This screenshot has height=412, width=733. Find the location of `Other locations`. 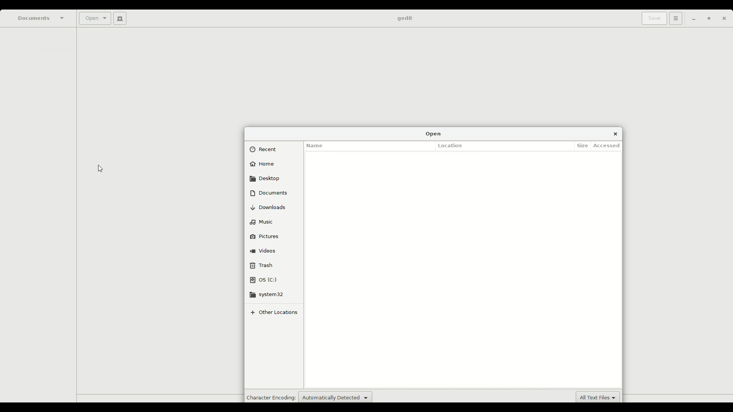

Other locations is located at coordinates (276, 312).